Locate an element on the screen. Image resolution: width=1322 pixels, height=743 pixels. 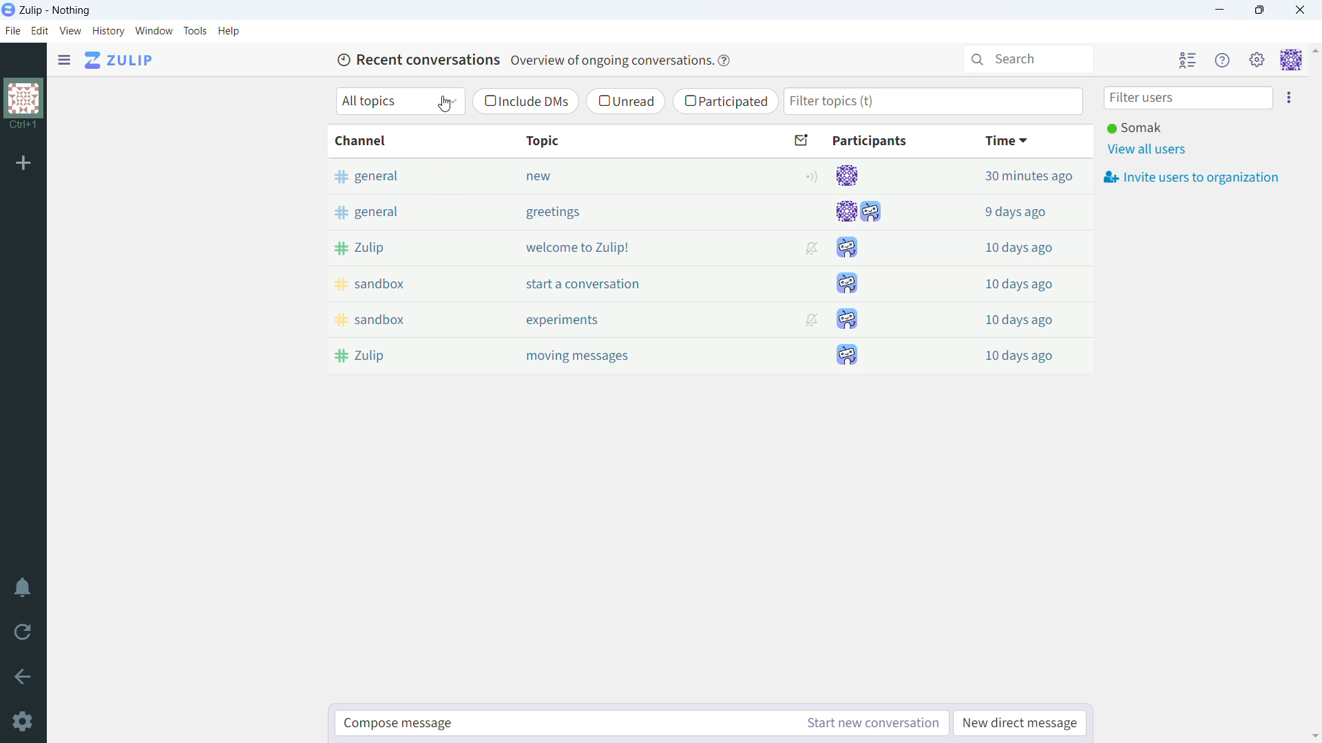
invite users is located at coordinates (1288, 96).